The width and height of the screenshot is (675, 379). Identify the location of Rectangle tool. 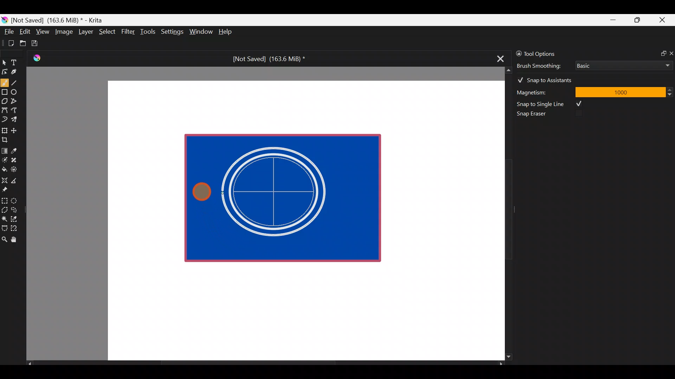
(5, 93).